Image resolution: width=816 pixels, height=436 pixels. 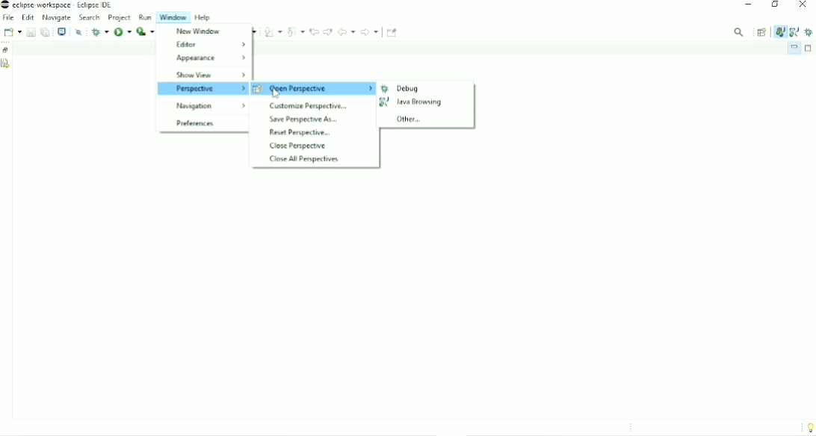 I want to click on Next edit location, so click(x=327, y=31).